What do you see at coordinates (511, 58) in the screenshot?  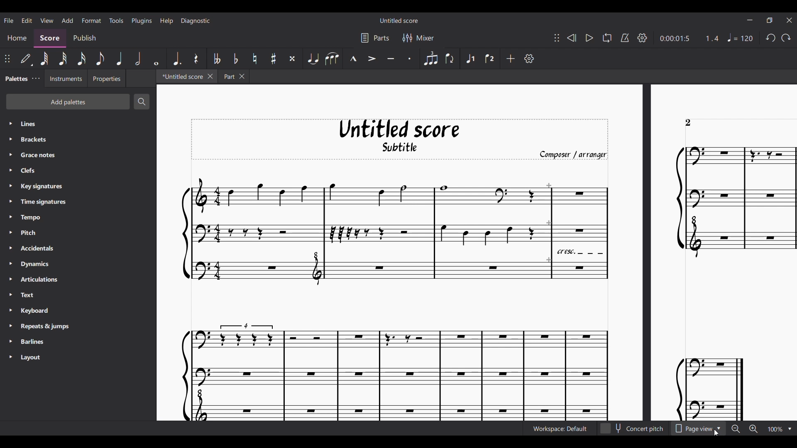 I see `Add` at bounding box center [511, 58].